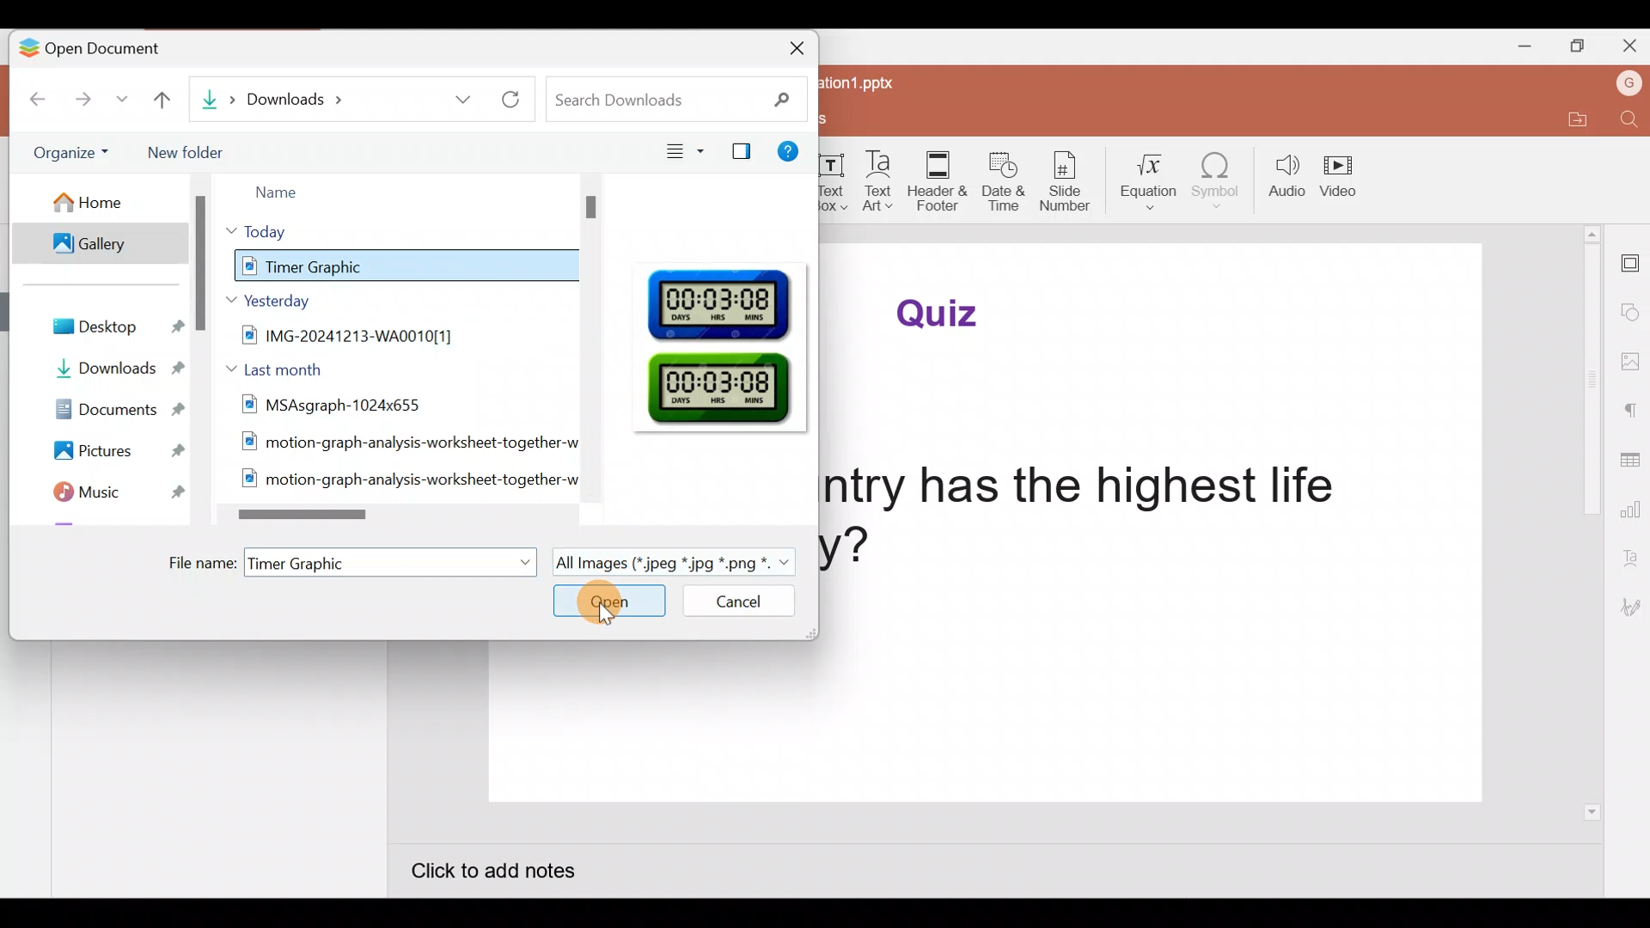 This screenshot has width=1650, height=928. What do you see at coordinates (1625, 84) in the screenshot?
I see `Account name` at bounding box center [1625, 84].